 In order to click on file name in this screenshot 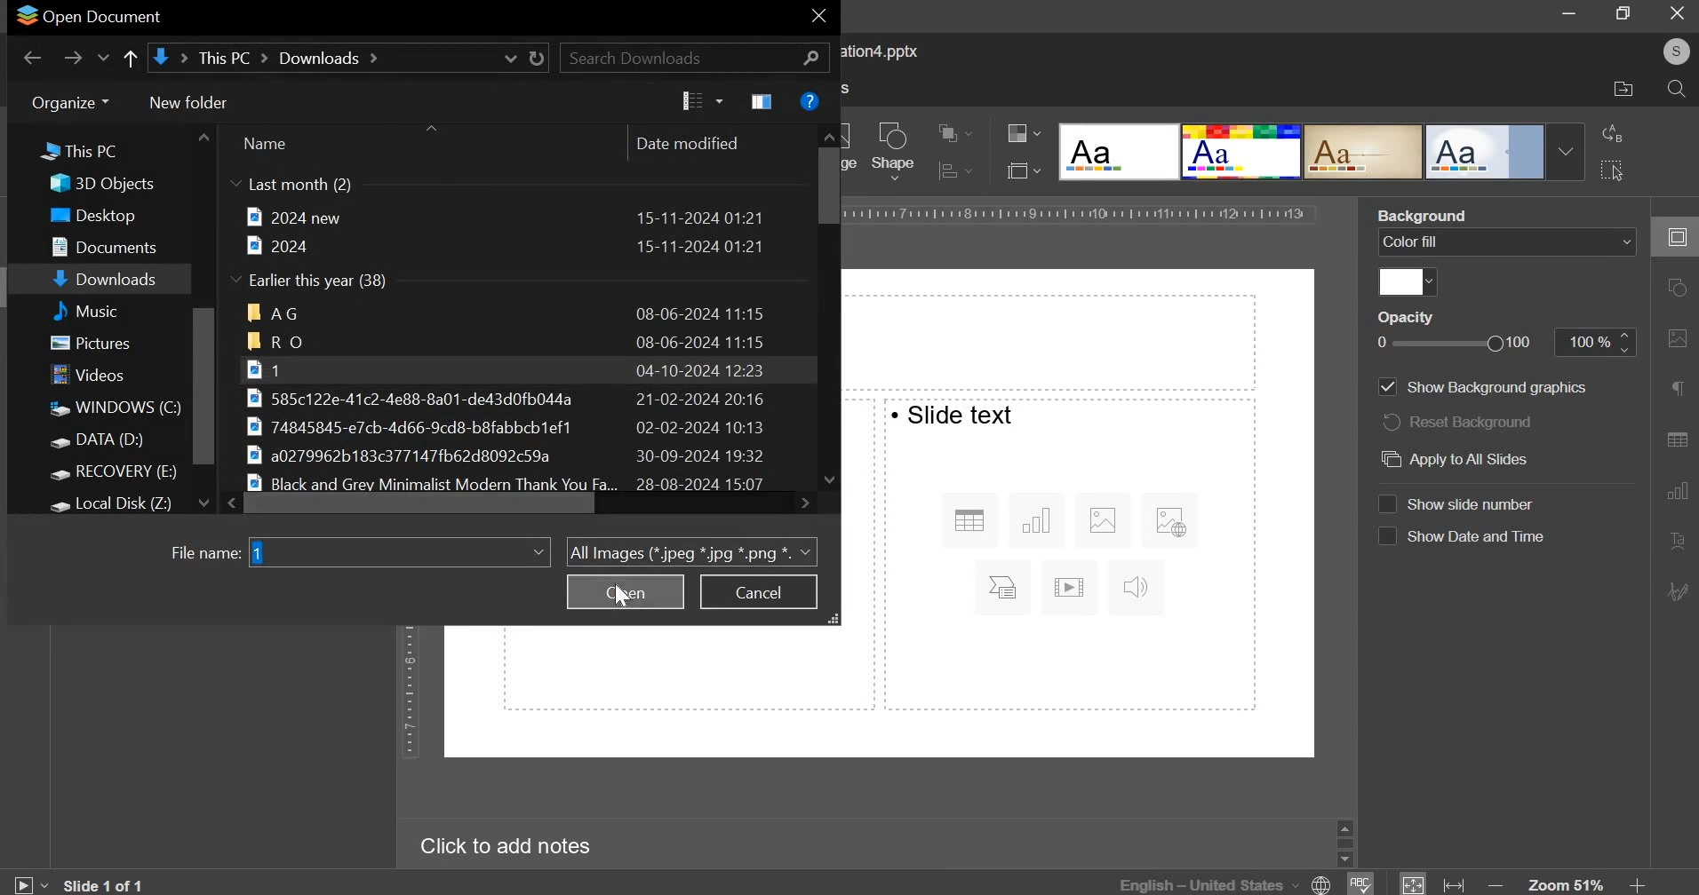, I will do `click(204, 553)`.